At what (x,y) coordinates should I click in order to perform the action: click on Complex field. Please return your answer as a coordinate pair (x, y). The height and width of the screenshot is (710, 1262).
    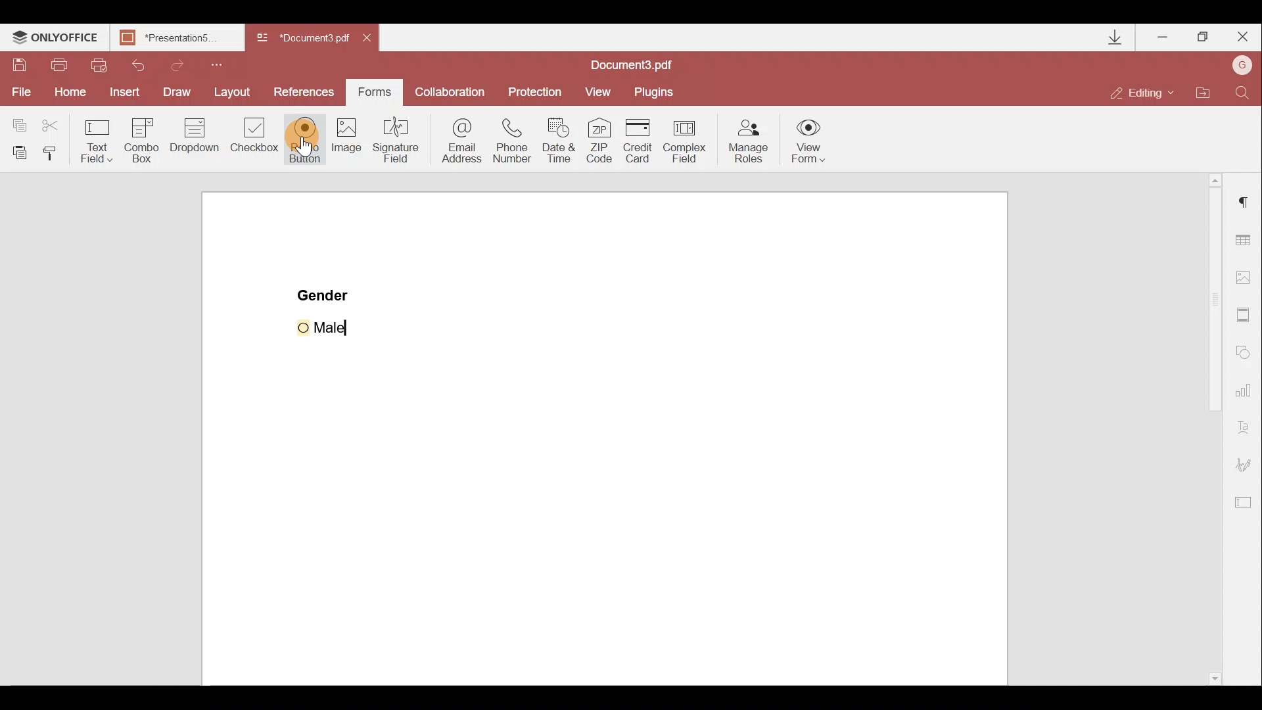
    Looking at the image, I should click on (689, 139).